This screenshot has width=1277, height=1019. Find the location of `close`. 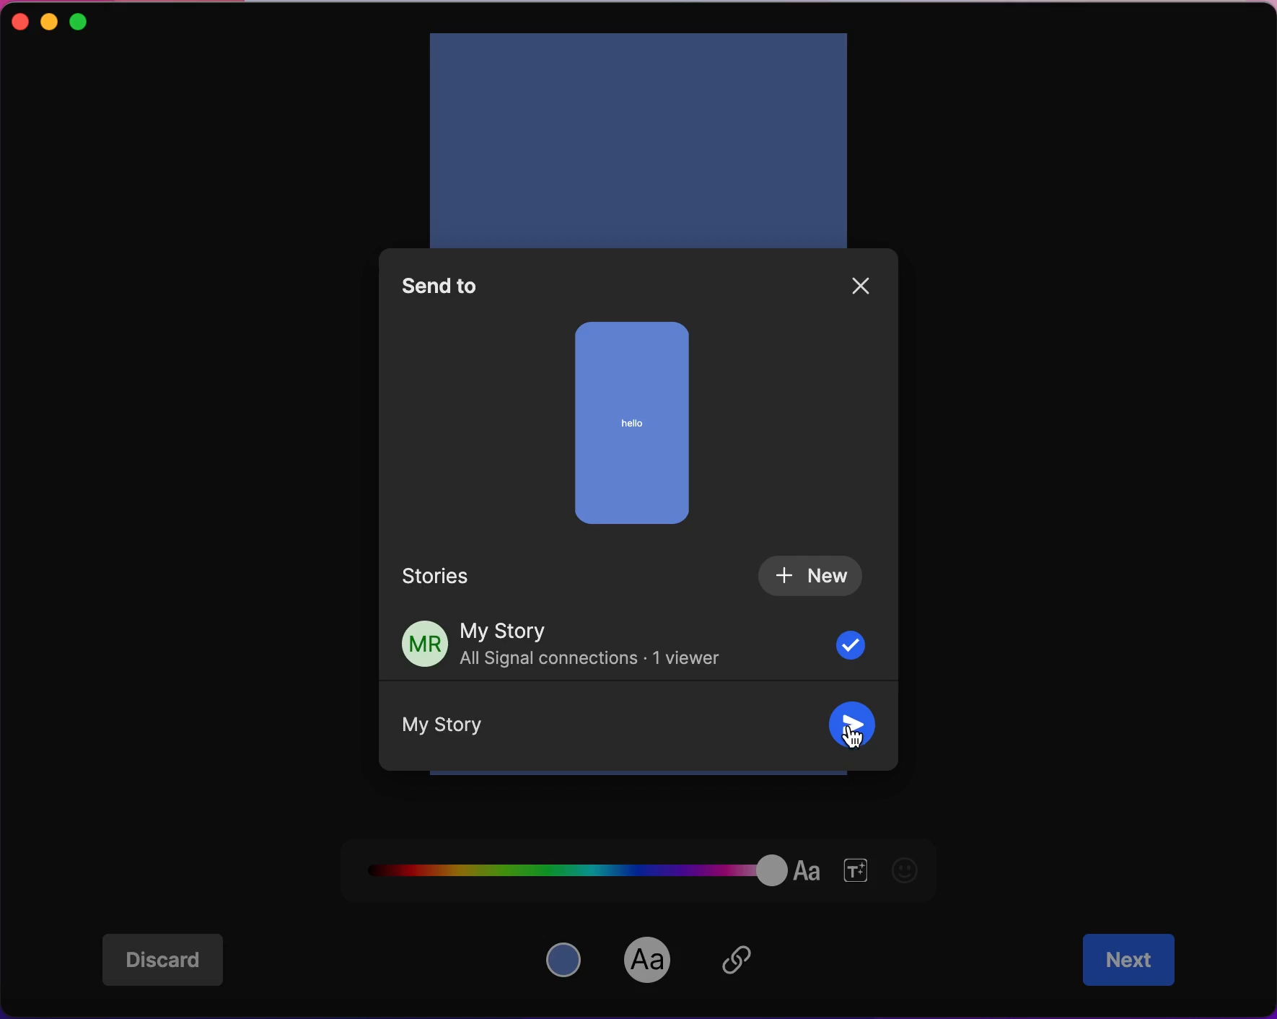

close is located at coordinates (863, 285).